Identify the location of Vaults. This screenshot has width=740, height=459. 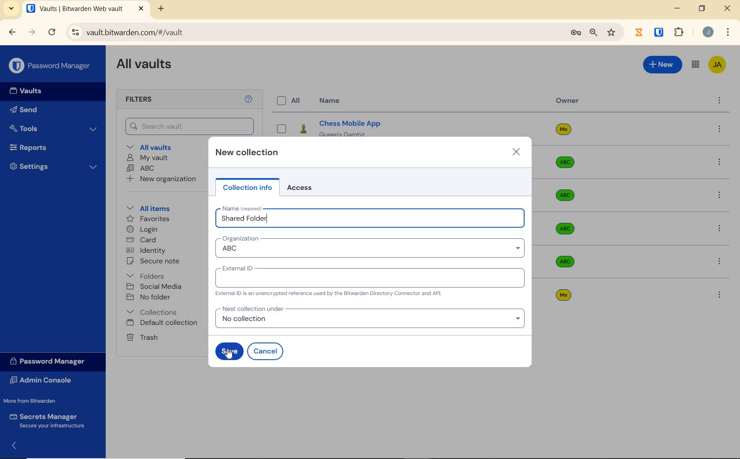
(27, 90).